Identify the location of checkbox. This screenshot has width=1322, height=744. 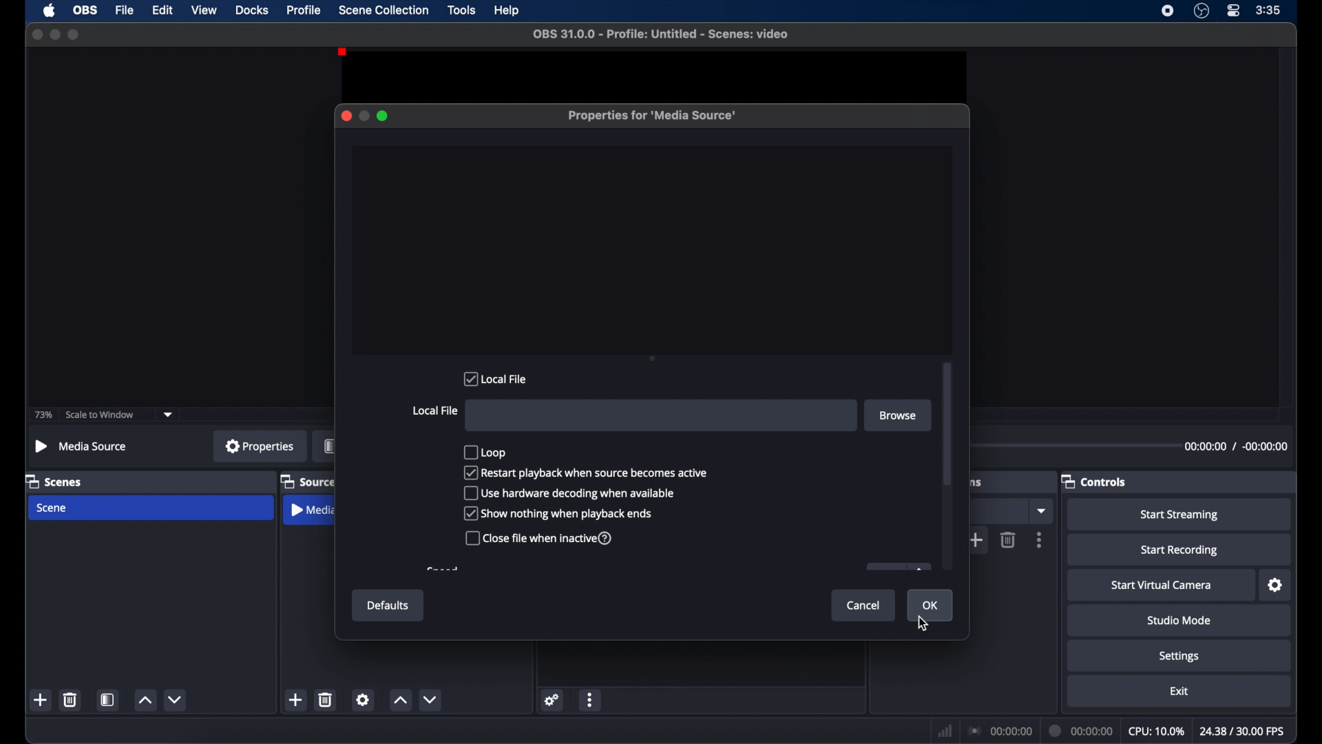
(585, 473).